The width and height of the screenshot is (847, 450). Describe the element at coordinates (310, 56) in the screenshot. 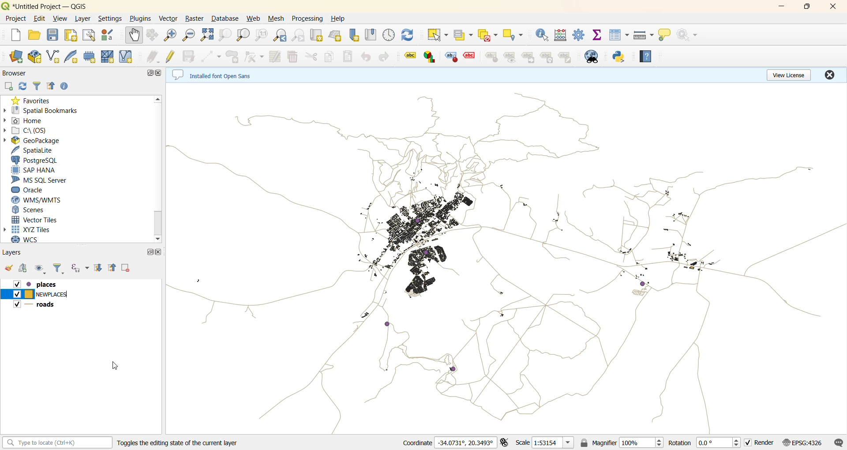

I see `cut` at that location.